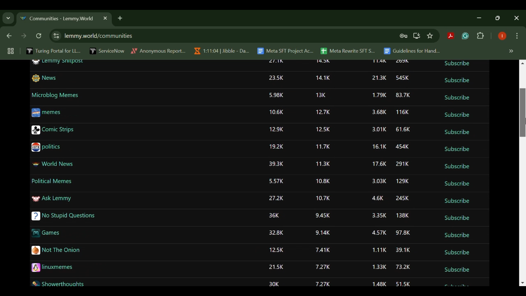  Describe the element at coordinates (279, 251) in the screenshot. I see `12.5K` at that location.